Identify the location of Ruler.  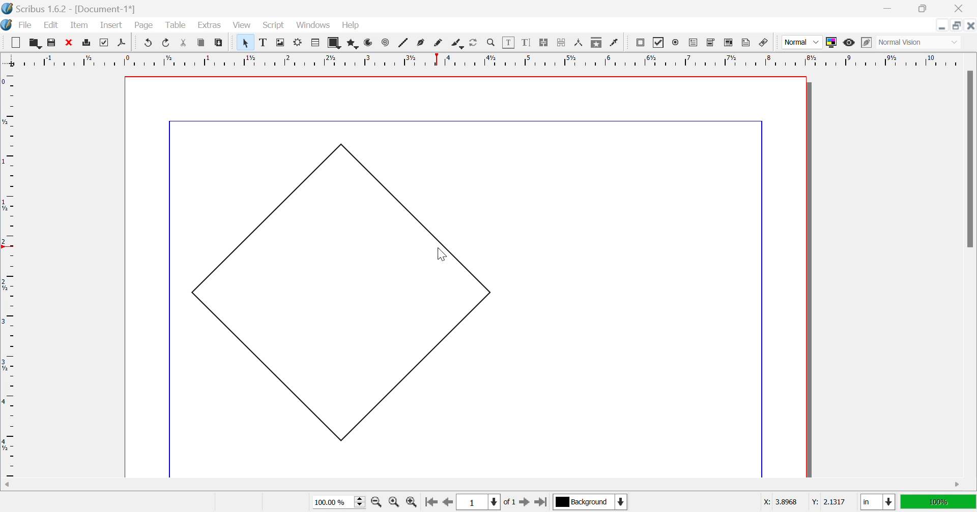
(9, 274).